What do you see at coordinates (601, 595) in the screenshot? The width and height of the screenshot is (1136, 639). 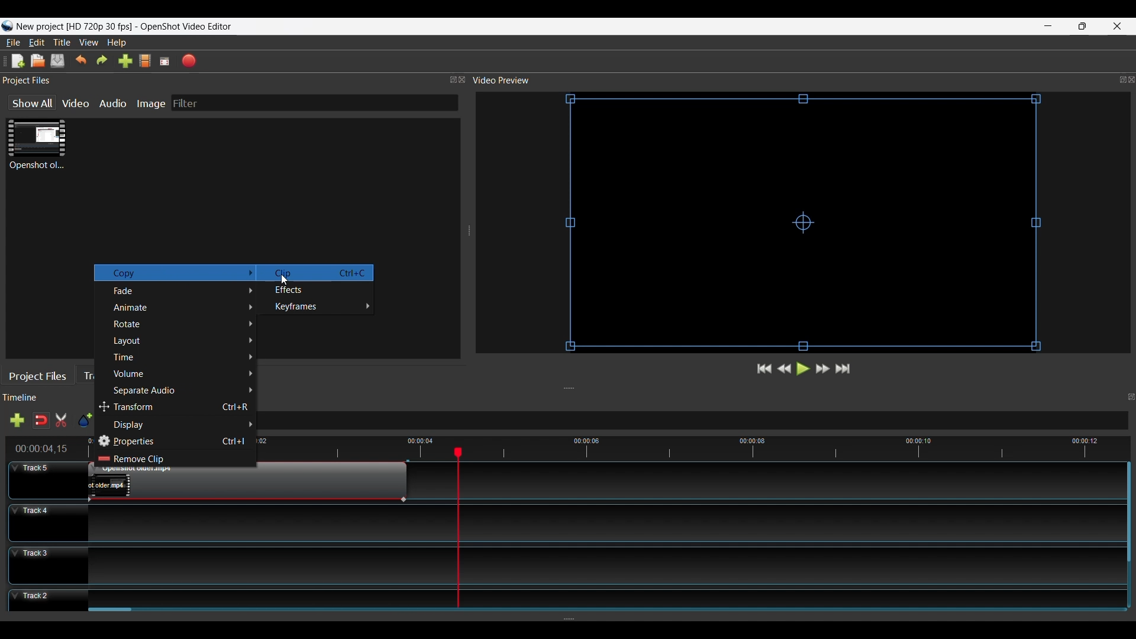 I see `Track Panel` at bounding box center [601, 595].